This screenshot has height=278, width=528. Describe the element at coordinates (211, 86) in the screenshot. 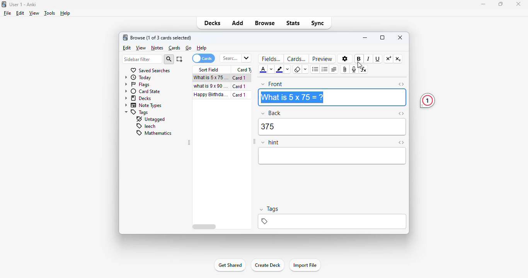

I see `what is 9x90=?` at that location.